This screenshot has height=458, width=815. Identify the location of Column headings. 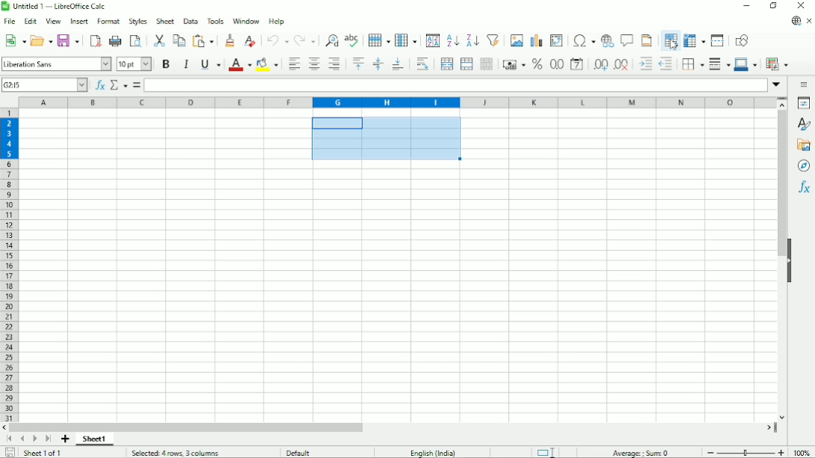
(397, 102).